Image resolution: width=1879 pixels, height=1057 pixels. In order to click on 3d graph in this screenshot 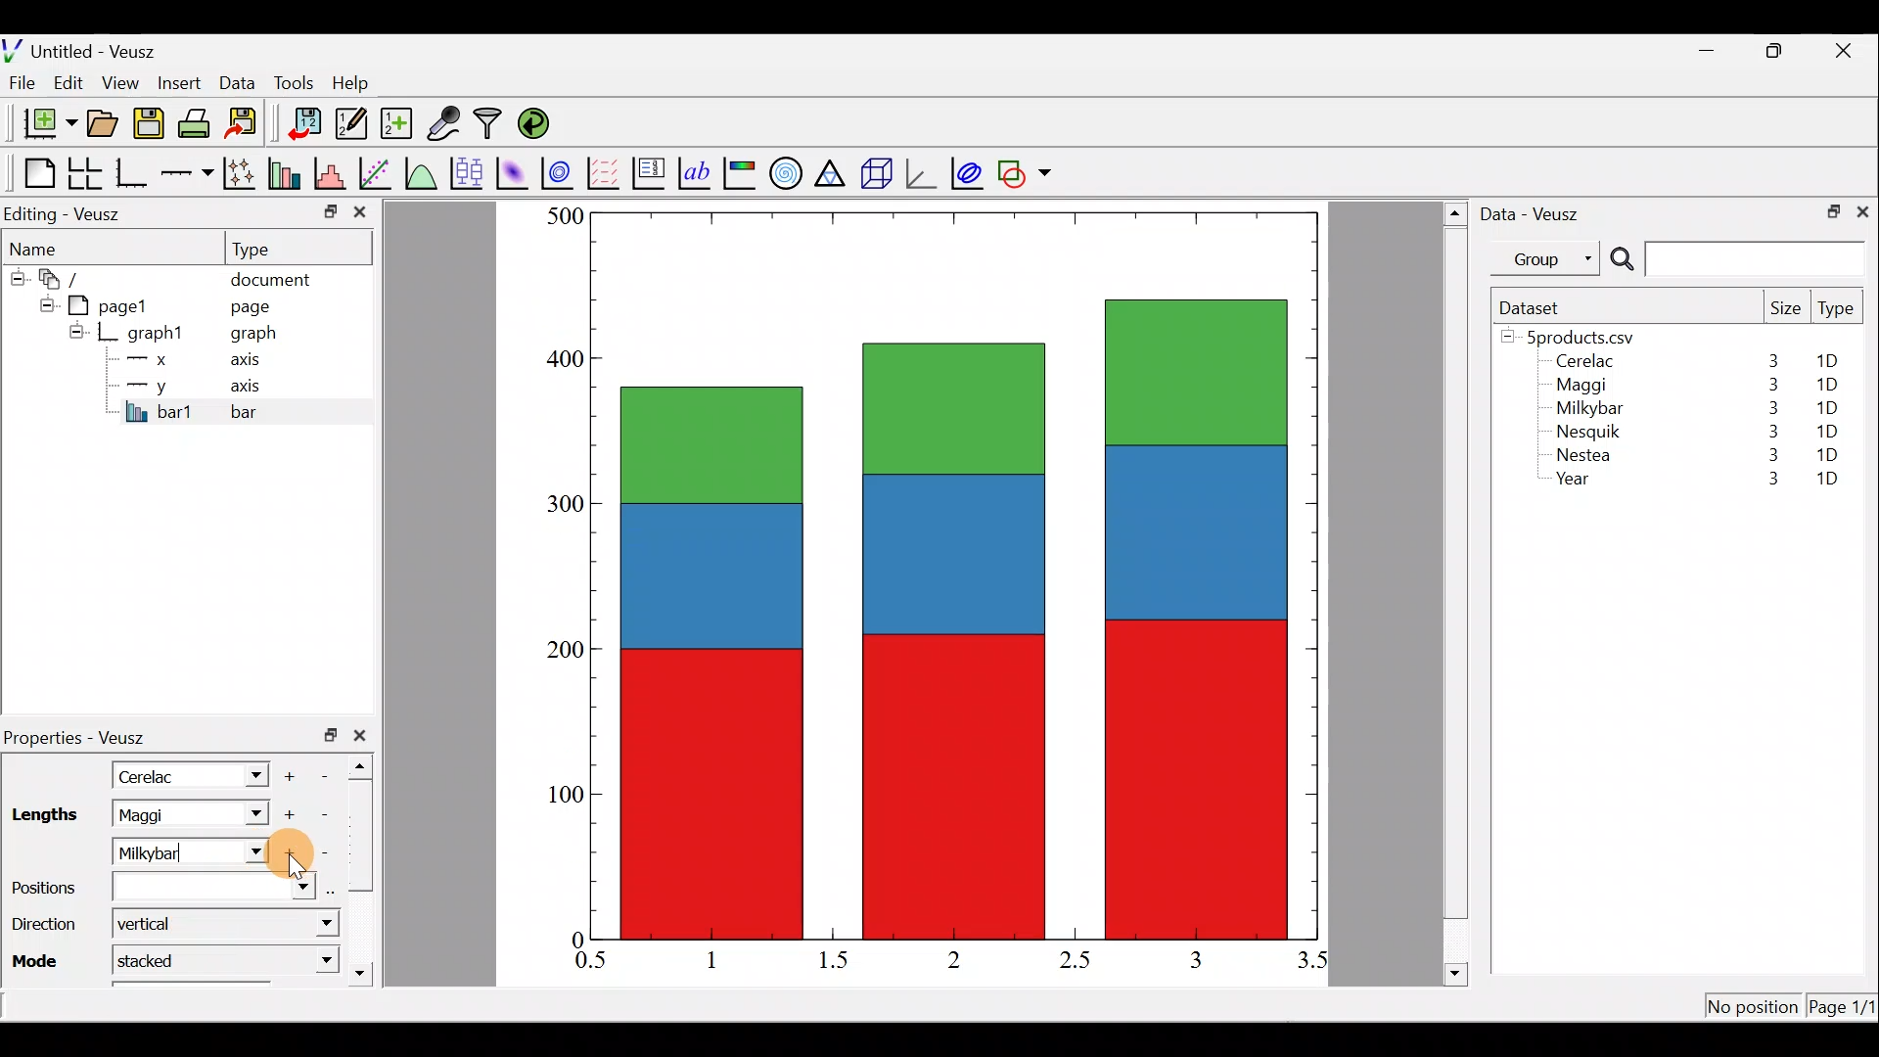, I will do `click(921, 171)`.